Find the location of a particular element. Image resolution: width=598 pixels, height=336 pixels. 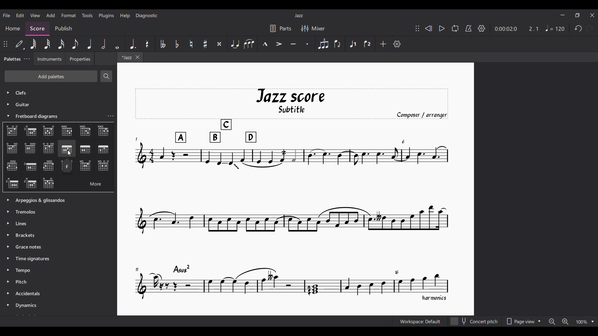

Publish is located at coordinates (64, 27).